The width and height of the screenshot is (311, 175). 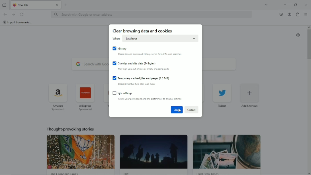 I want to click on Clear browsing data and cookies, so click(x=143, y=31).